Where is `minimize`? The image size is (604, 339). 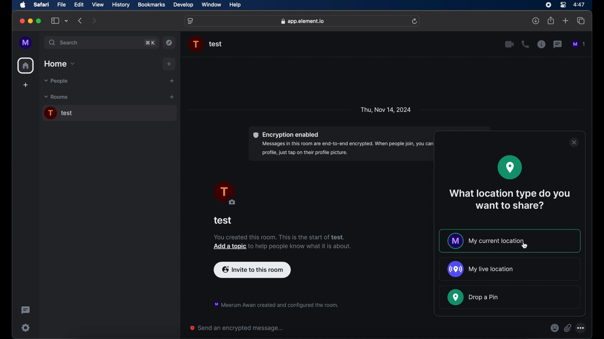 minimize is located at coordinates (30, 21).